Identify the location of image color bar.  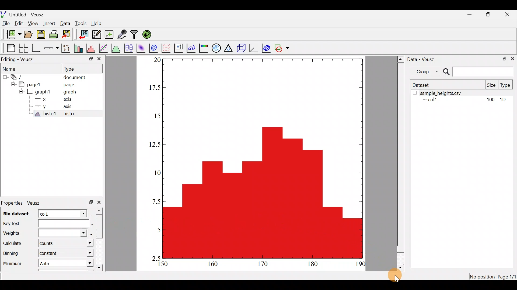
(204, 48).